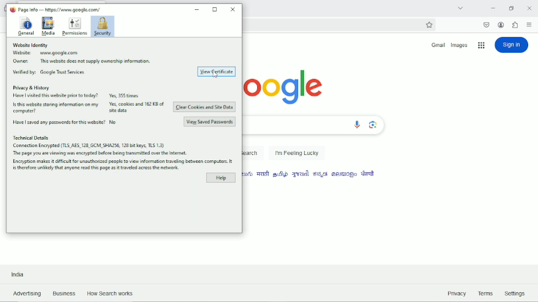 The height and width of the screenshot is (302, 538). What do you see at coordinates (125, 96) in the screenshot?
I see `Yes, 355 times` at bounding box center [125, 96].